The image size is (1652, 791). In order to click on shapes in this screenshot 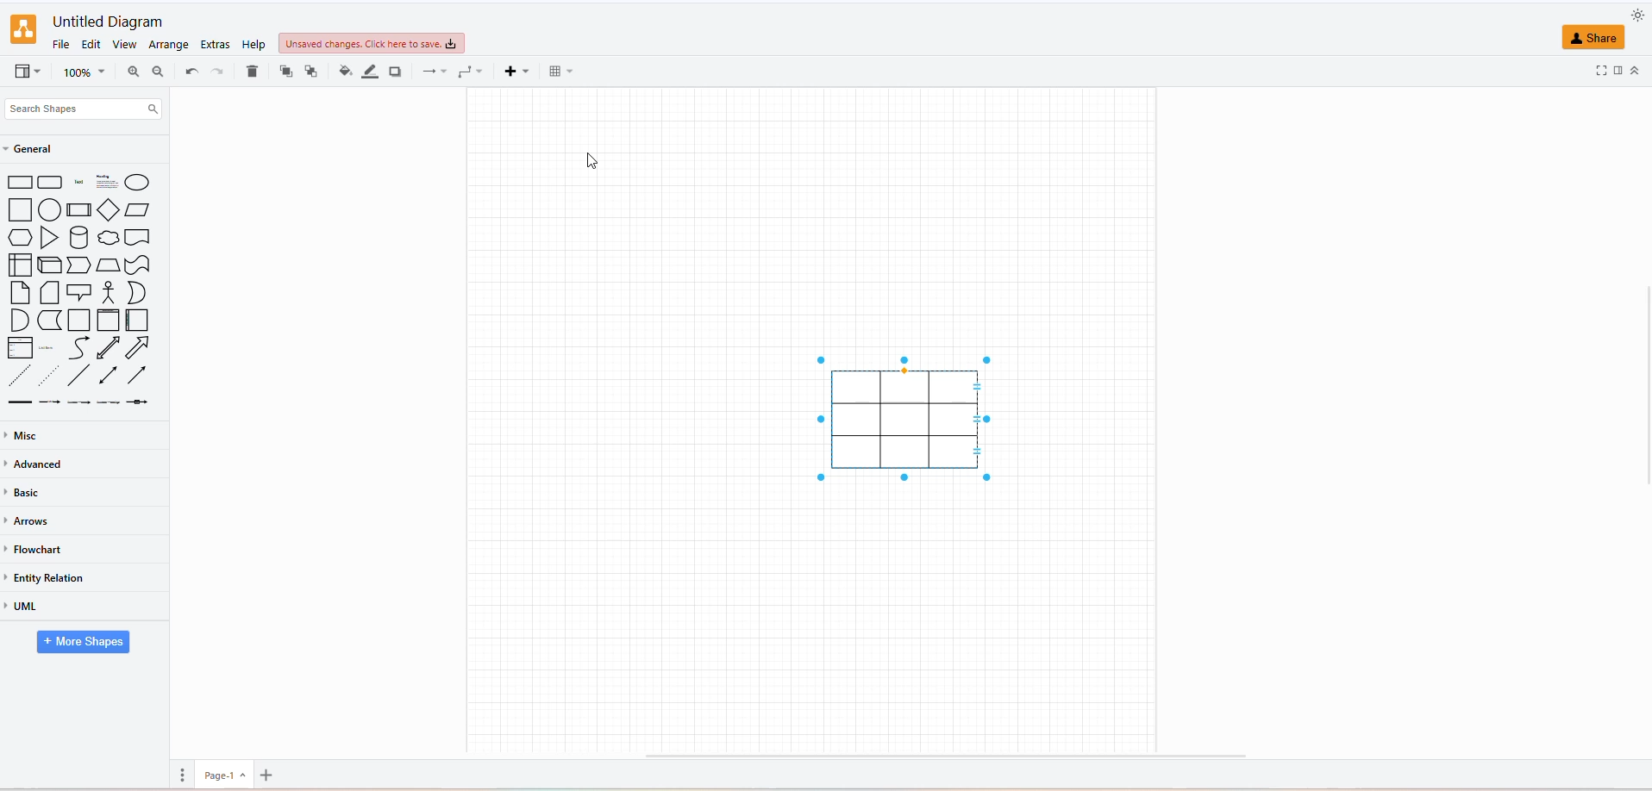, I will do `click(84, 292)`.